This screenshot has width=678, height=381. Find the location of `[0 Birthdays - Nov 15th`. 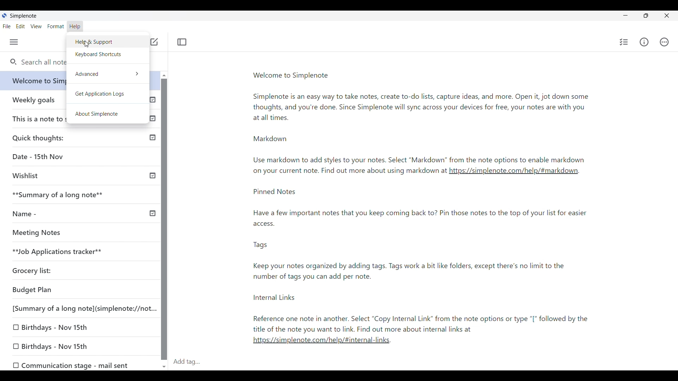

[0 Birthdays - Nov 15th is located at coordinates (47, 346).